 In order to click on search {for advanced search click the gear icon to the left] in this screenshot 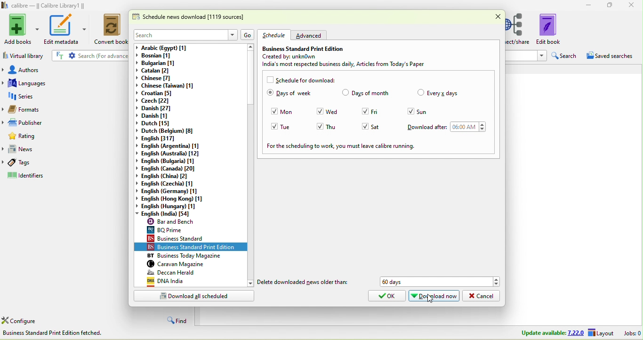, I will do `click(93, 55)`.